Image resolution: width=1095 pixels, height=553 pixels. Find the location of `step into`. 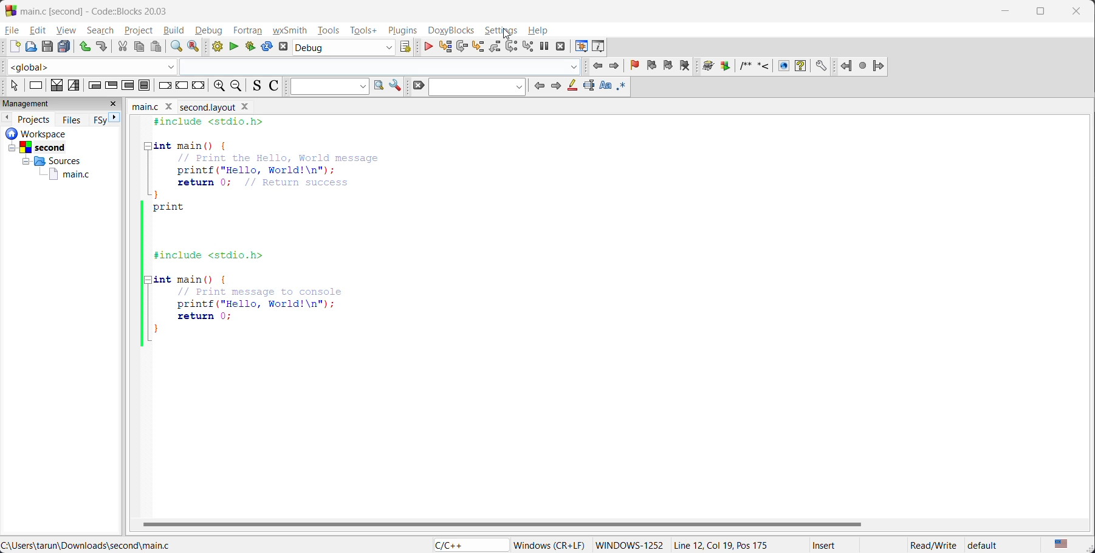

step into is located at coordinates (478, 46).